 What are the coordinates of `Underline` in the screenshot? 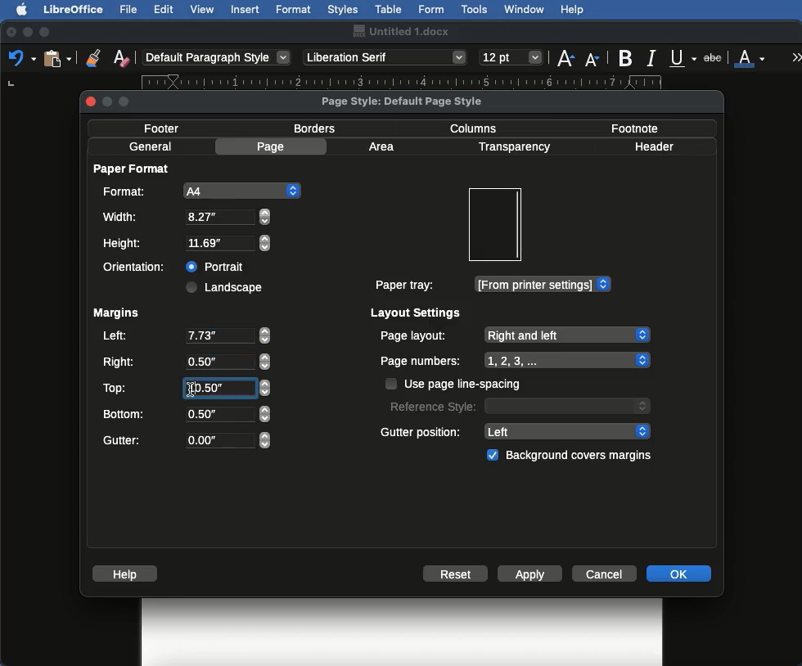 It's located at (684, 59).